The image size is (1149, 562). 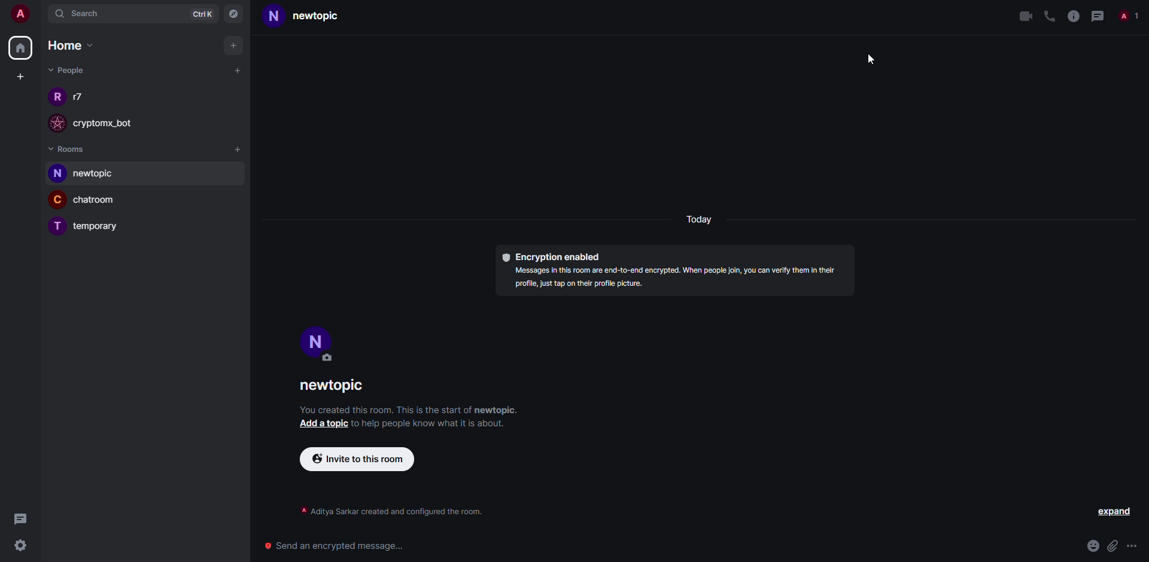 What do you see at coordinates (237, 71) in the screenshot?
I see `start chat` at bounding box center [237, 71].